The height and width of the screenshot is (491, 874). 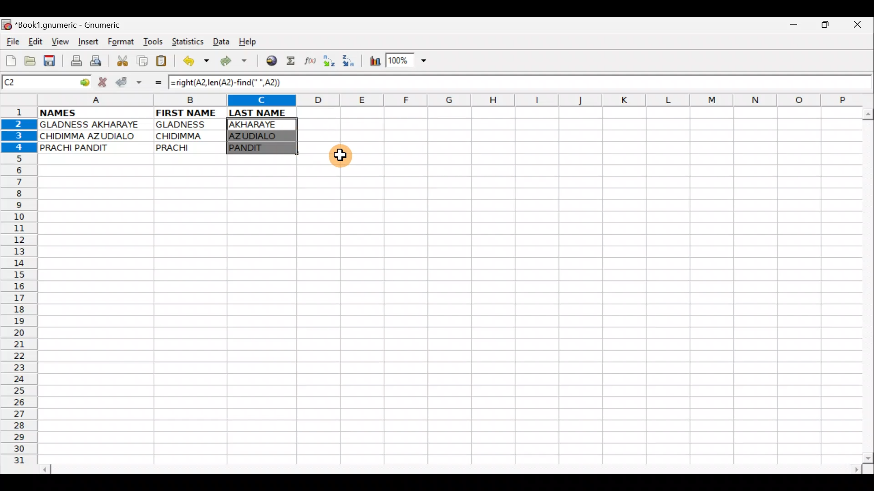 I want to click on Format, so click(x=123, y=43).